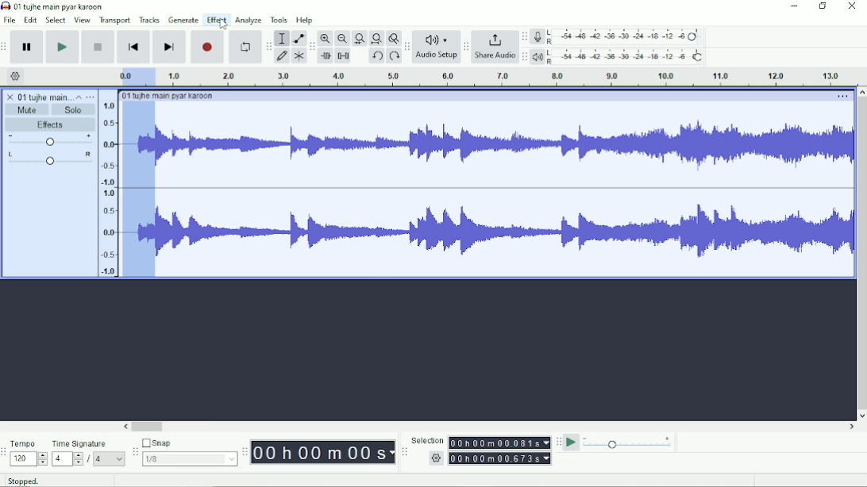 This screenshot has height=487, width=867. What do you see at coordinates (279, 20) in the screenshot?
I see `Tools` at bounding box center [279, 20].